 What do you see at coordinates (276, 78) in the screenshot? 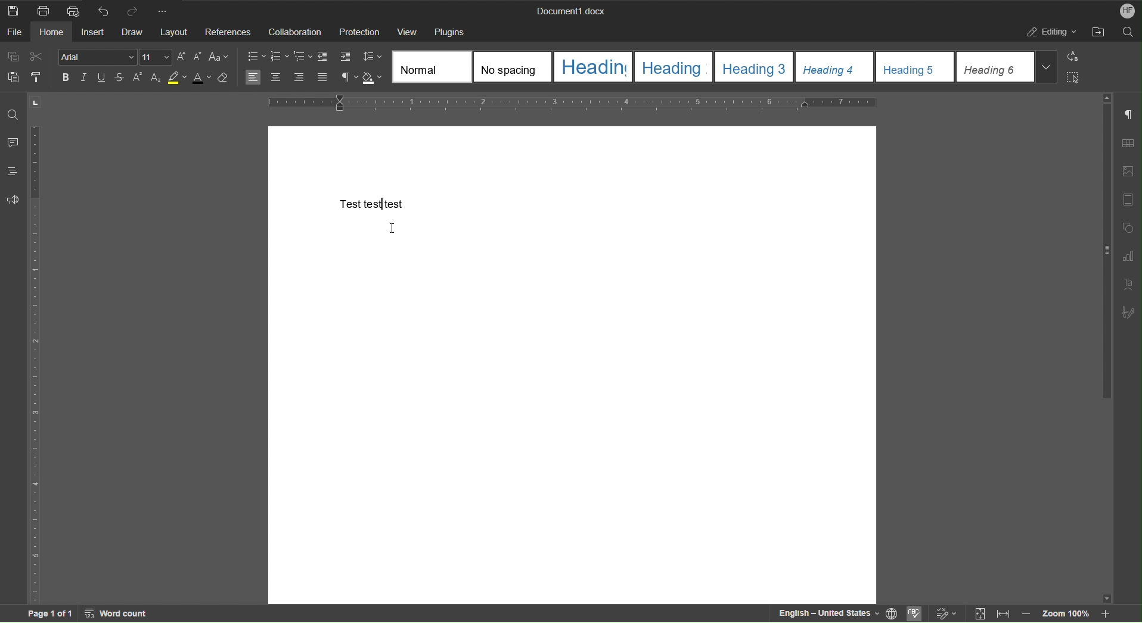
I see `Centre Align` at bounding box center [276, 78].